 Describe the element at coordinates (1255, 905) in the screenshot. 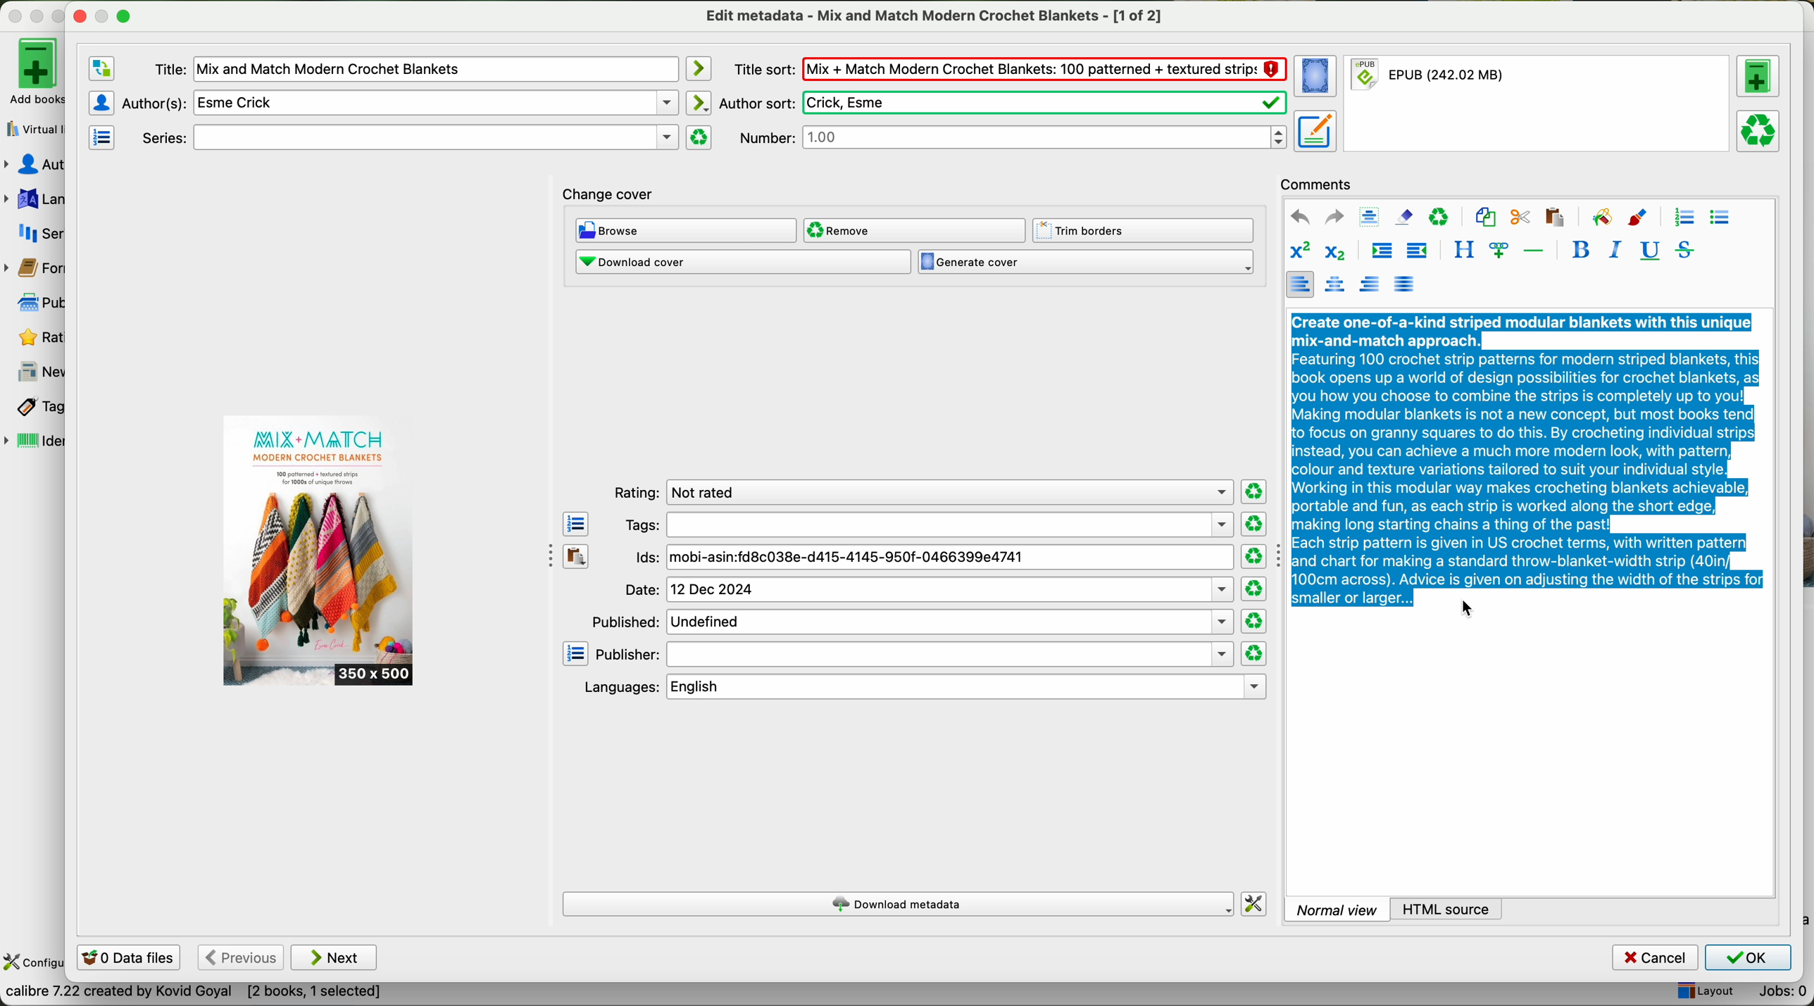

I see `change how calibre downloads metadata` at that location.